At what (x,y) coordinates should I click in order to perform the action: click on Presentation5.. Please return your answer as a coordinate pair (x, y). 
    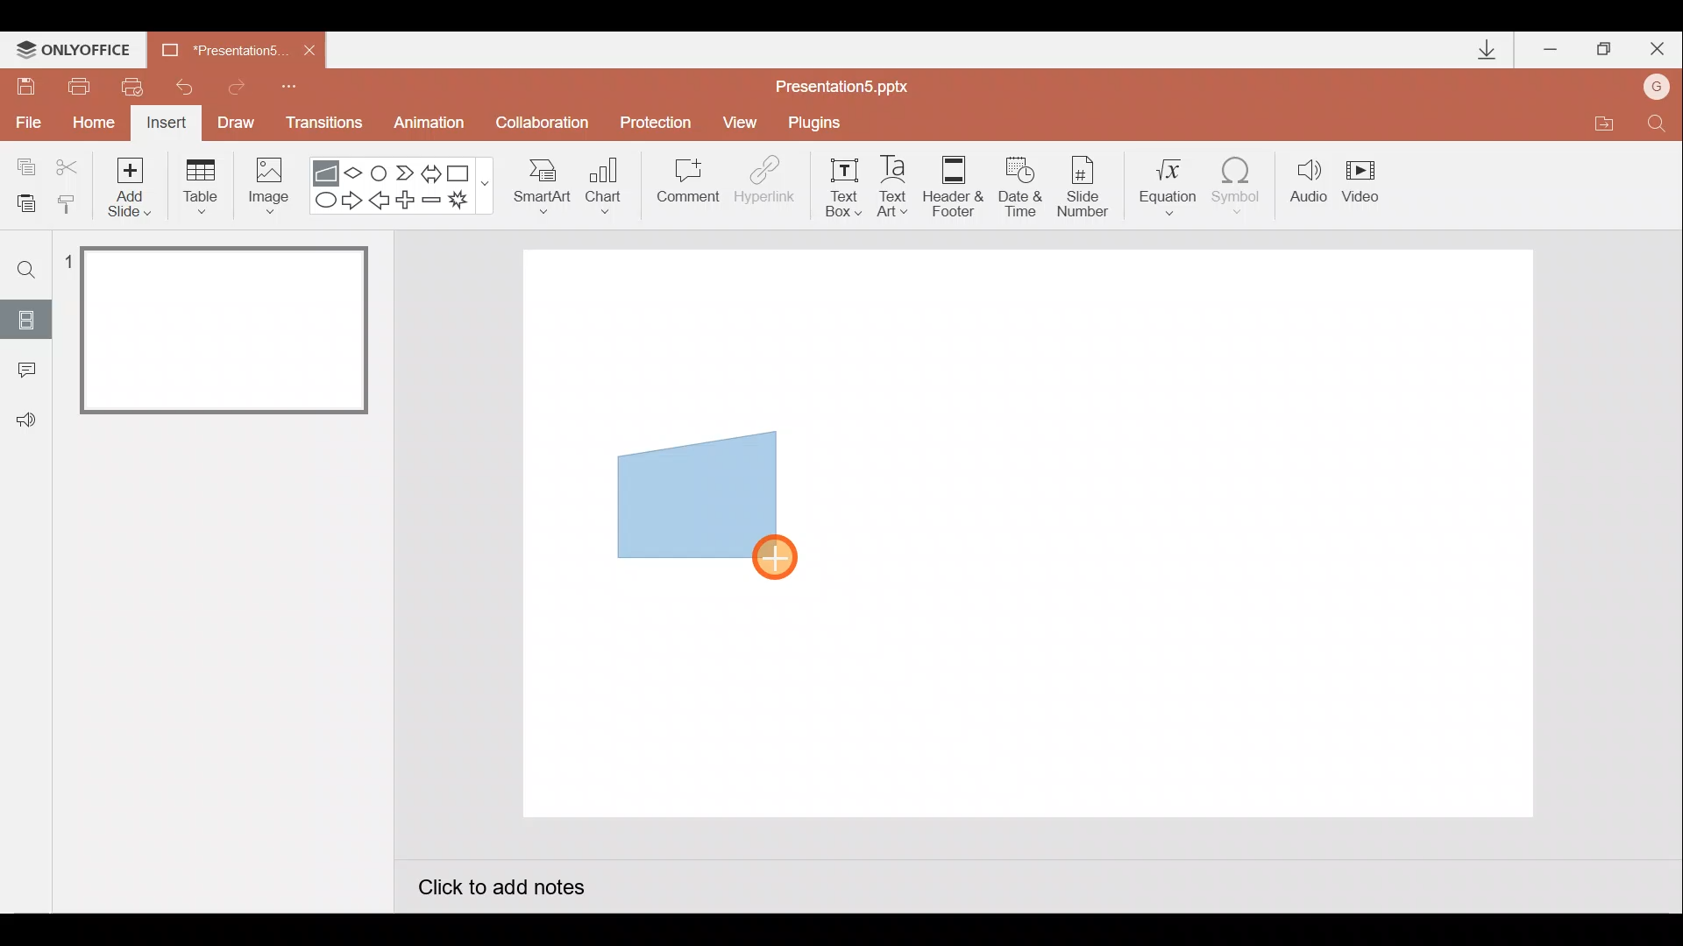
    Looking at the image, I should click on (216, 47).